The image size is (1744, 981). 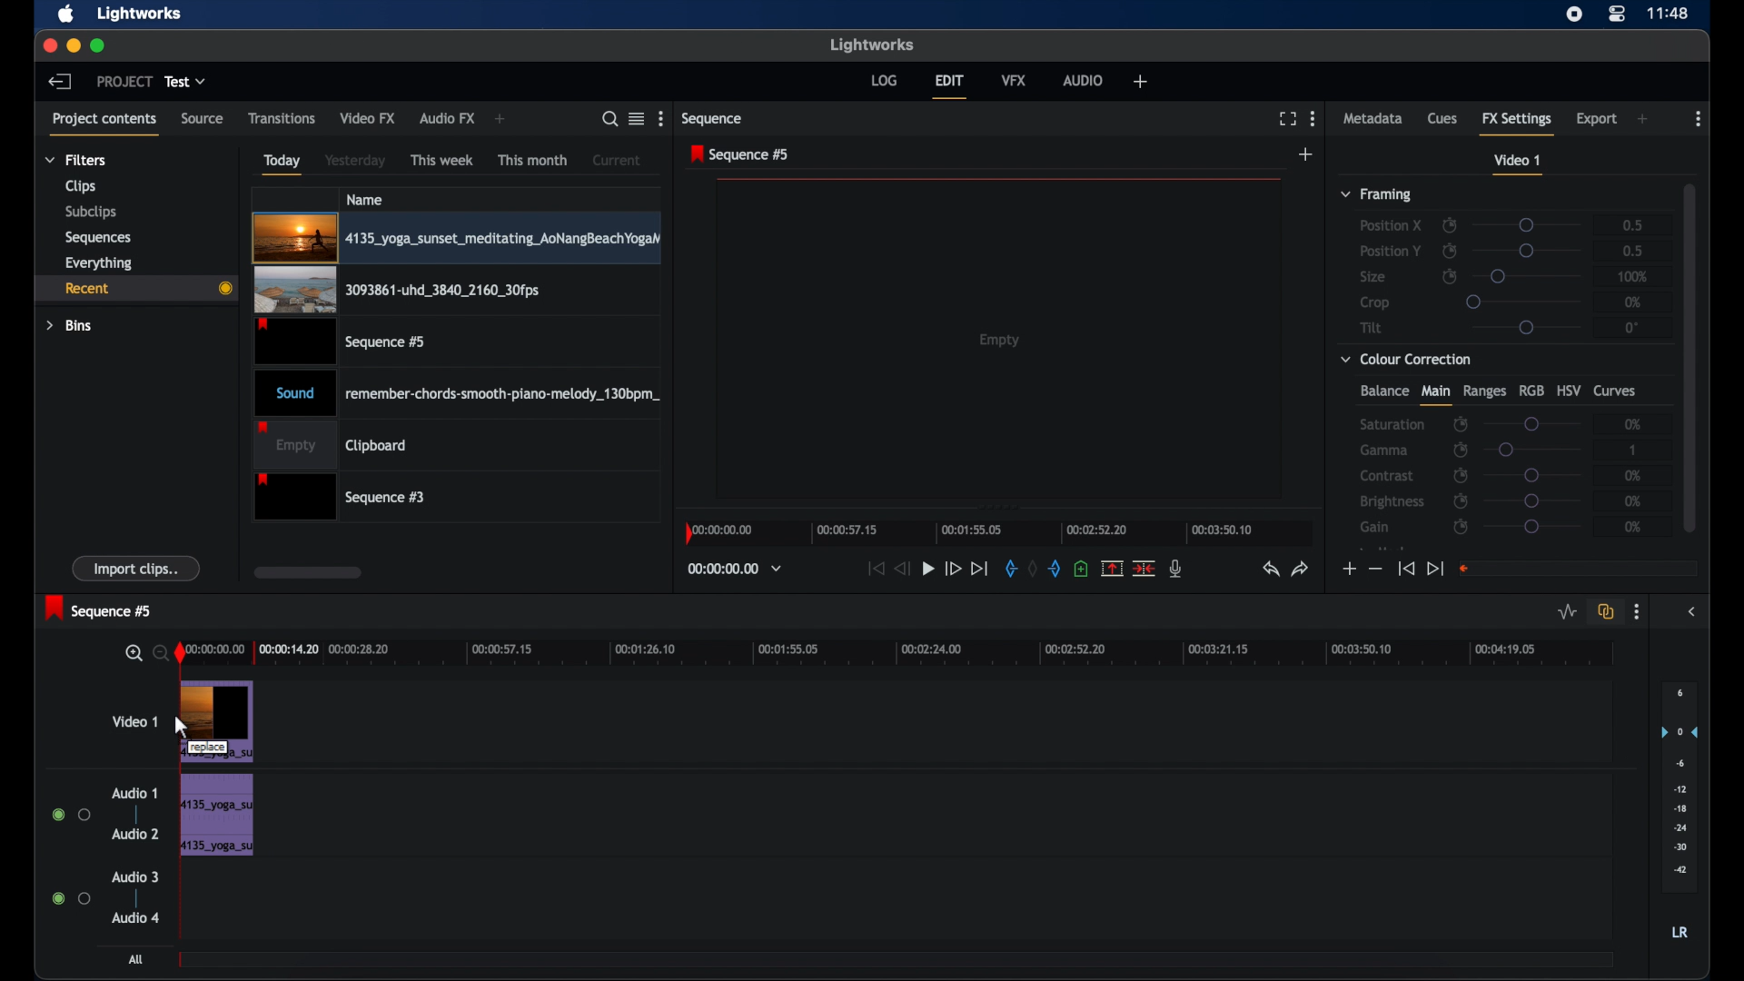 I want to click on screen recorder, so click(x=1575, y=14).